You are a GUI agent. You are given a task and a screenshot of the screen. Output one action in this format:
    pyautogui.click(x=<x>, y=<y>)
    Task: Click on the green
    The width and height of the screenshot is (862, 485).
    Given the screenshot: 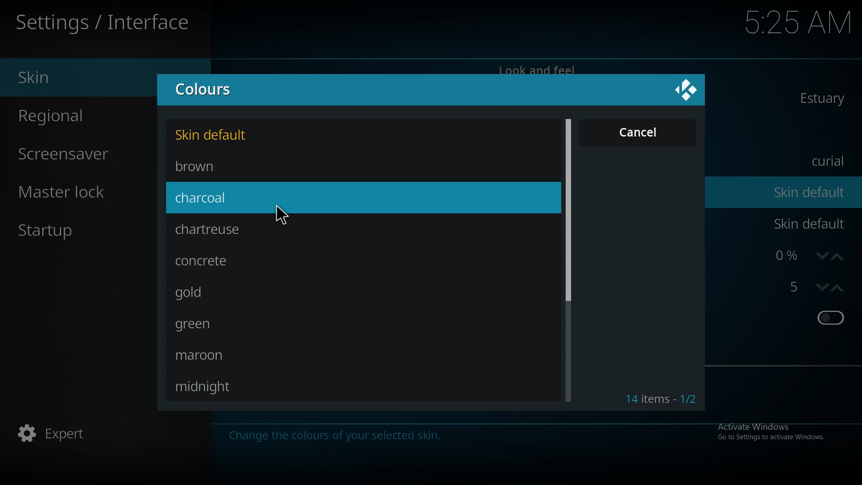 What is the action you would take?
    pyautogui.click(x=219, y=325)
    